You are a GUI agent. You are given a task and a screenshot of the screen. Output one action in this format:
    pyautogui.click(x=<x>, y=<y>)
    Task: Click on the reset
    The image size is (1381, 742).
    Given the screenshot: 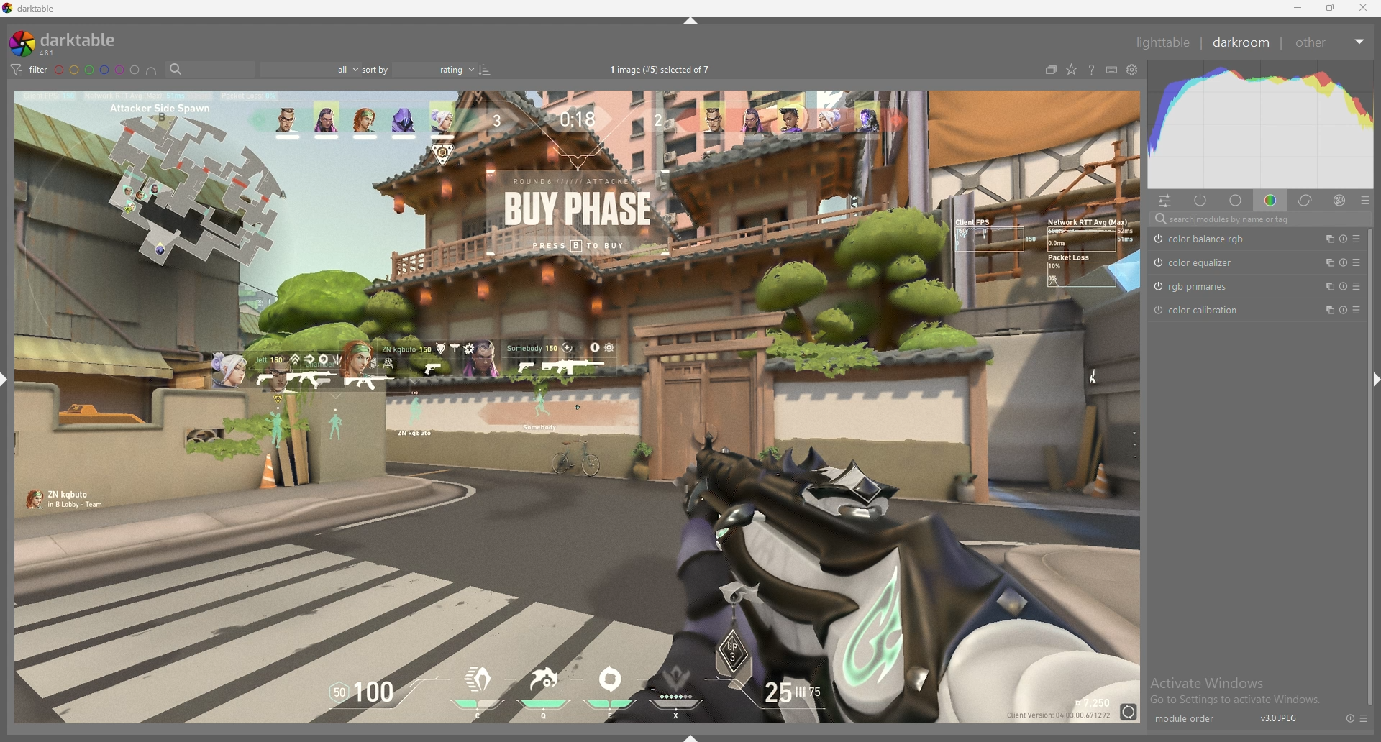 What is the action you would take?
    pyautogui.click(x=1343, y=286)
    